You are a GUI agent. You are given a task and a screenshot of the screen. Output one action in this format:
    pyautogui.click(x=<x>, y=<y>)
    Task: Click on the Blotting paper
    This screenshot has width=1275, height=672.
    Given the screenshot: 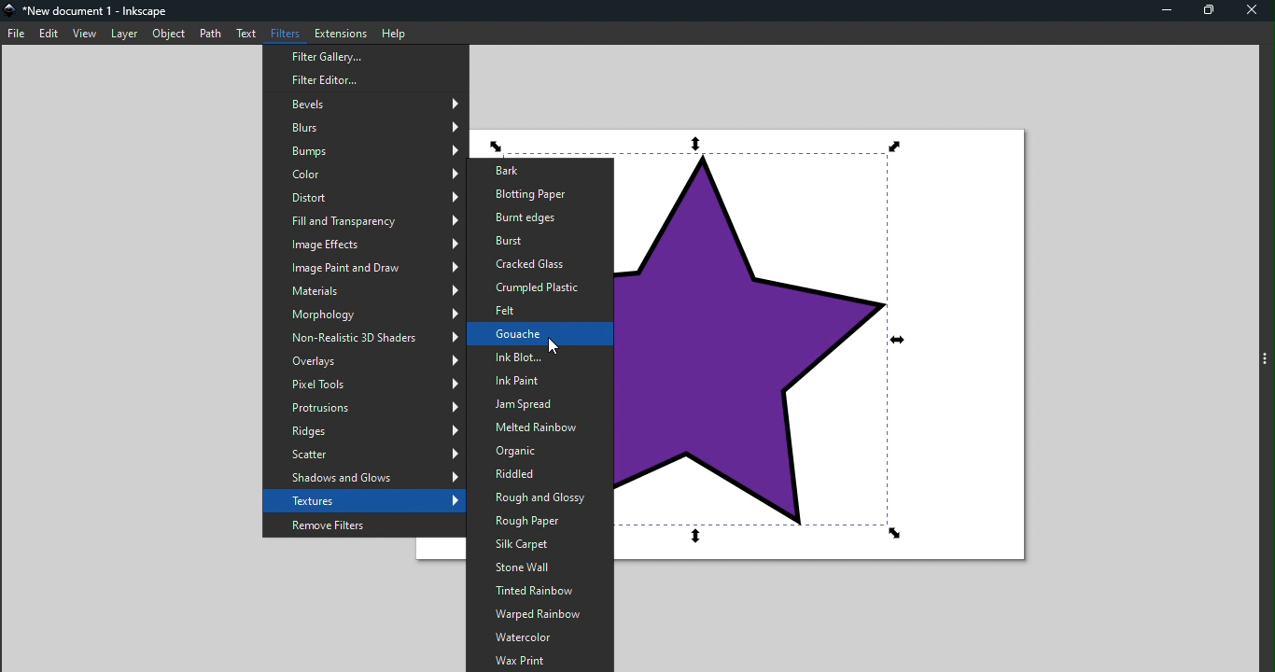 What is the action you would take?
    pyautogui.click(x=539, y=195)
    